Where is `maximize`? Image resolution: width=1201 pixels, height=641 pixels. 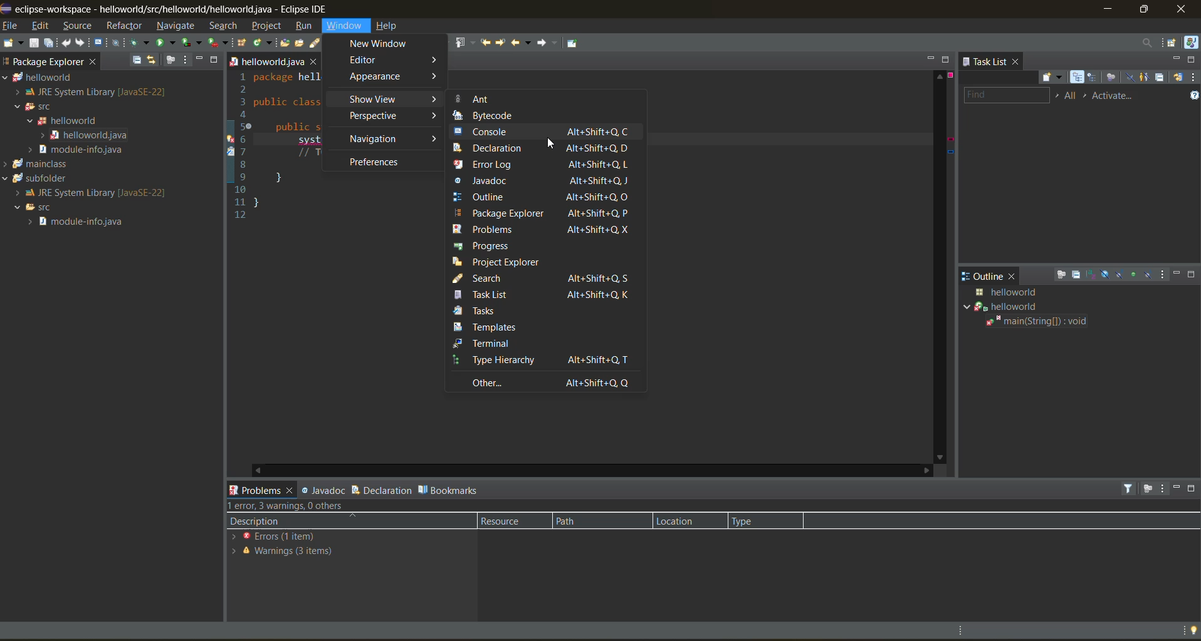
maximize is located at coordinates (1193, 275).